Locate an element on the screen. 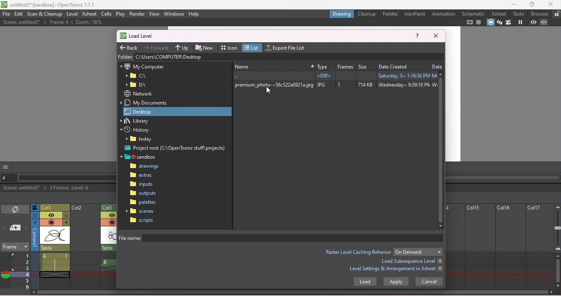 The image size is (561, 296). View is located at coordinates (154, 14).